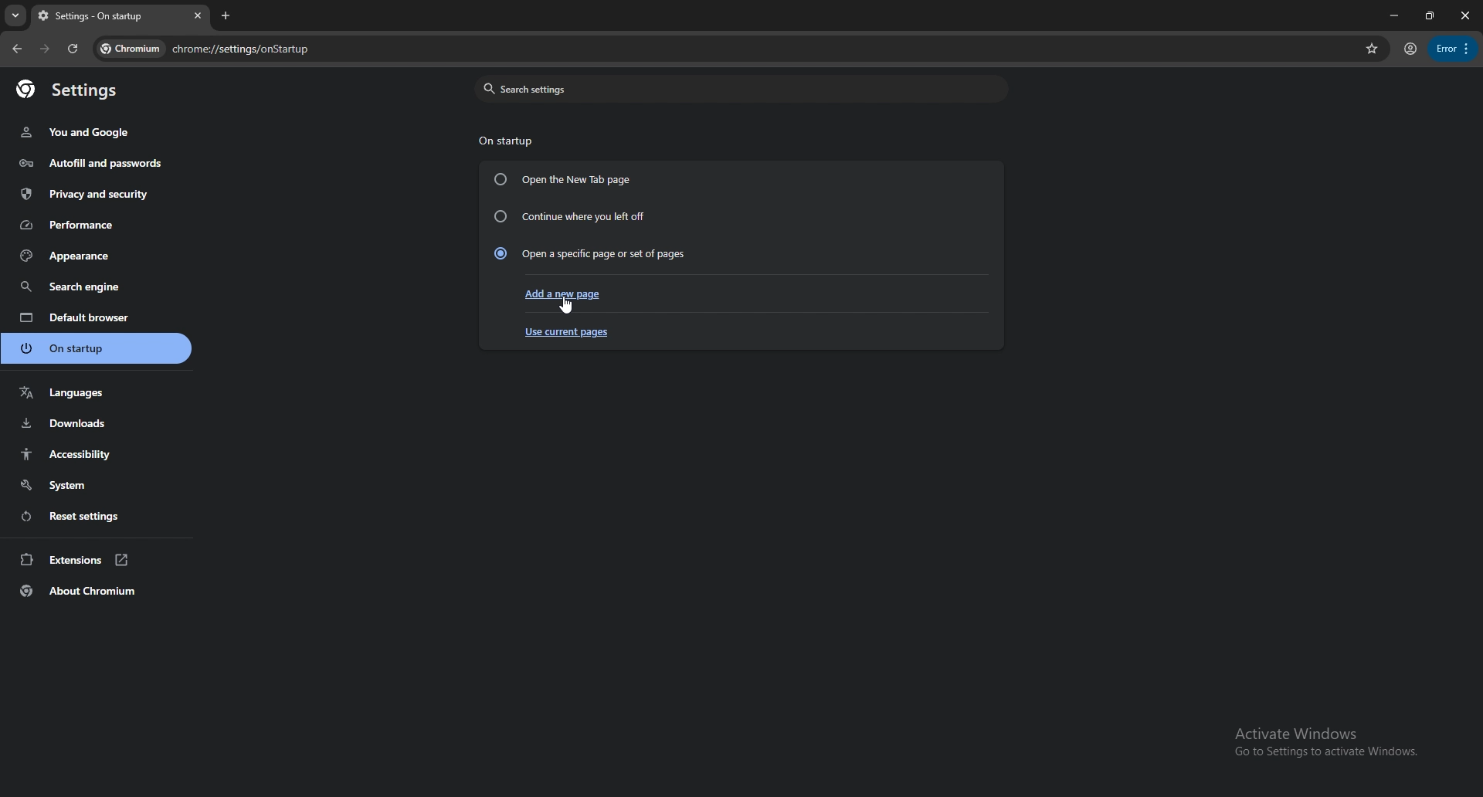 This screenshot has width=1483, height=797. What do you see at coordinates (95, 423) in the screenshot?
I see `downloads` at bounding box center [95, 423].